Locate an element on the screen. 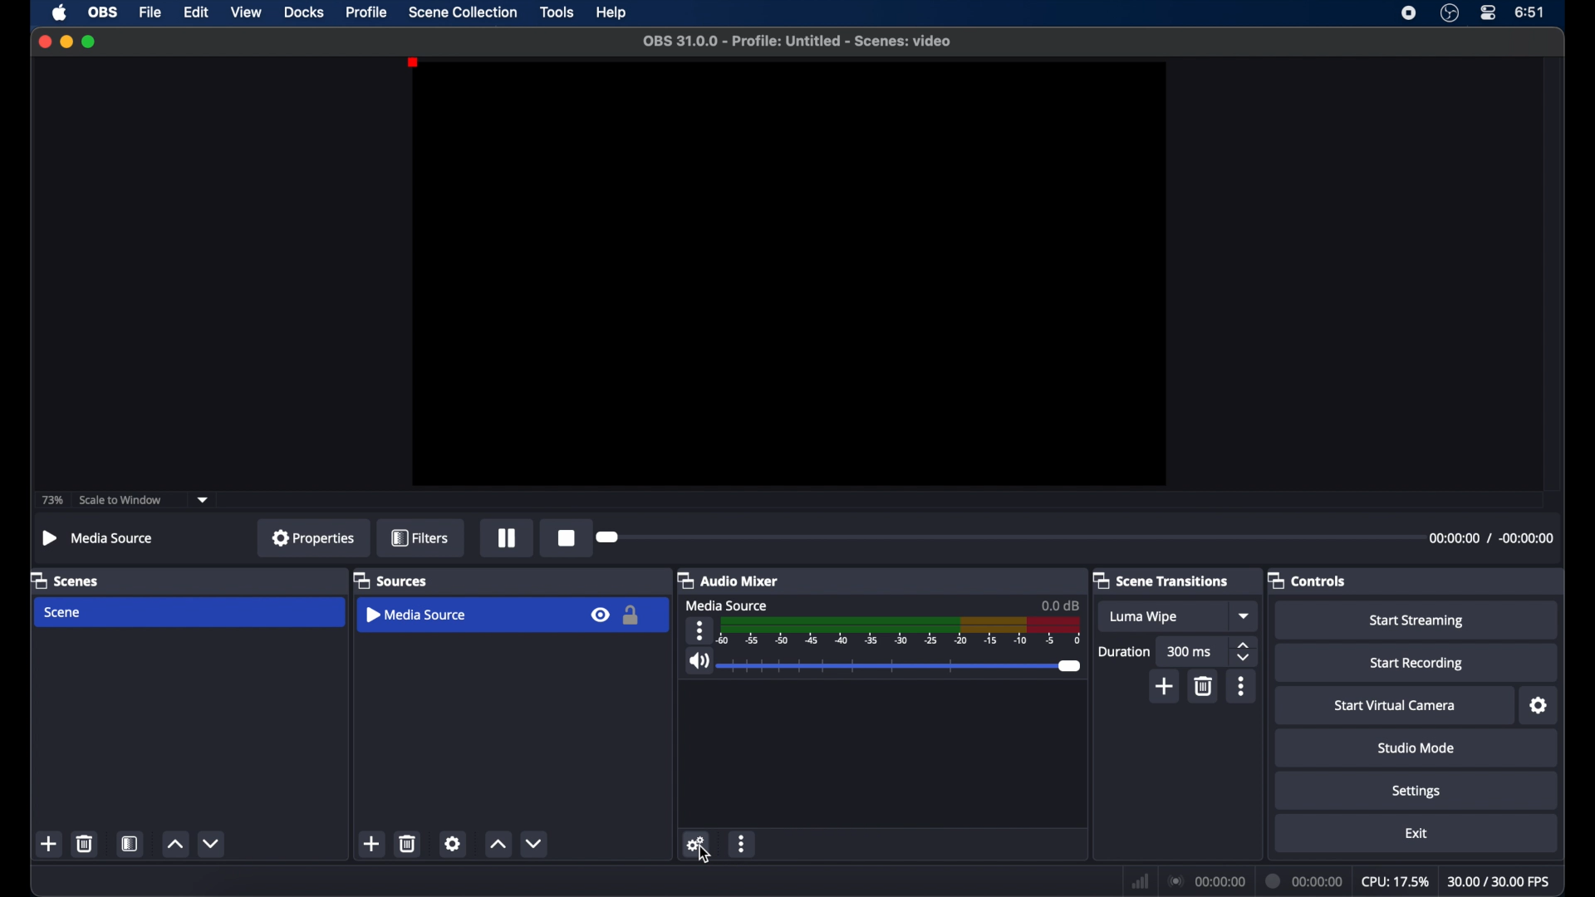 This screenshot has height=897, width=1595. decrement is located at coordinates (537, 843).